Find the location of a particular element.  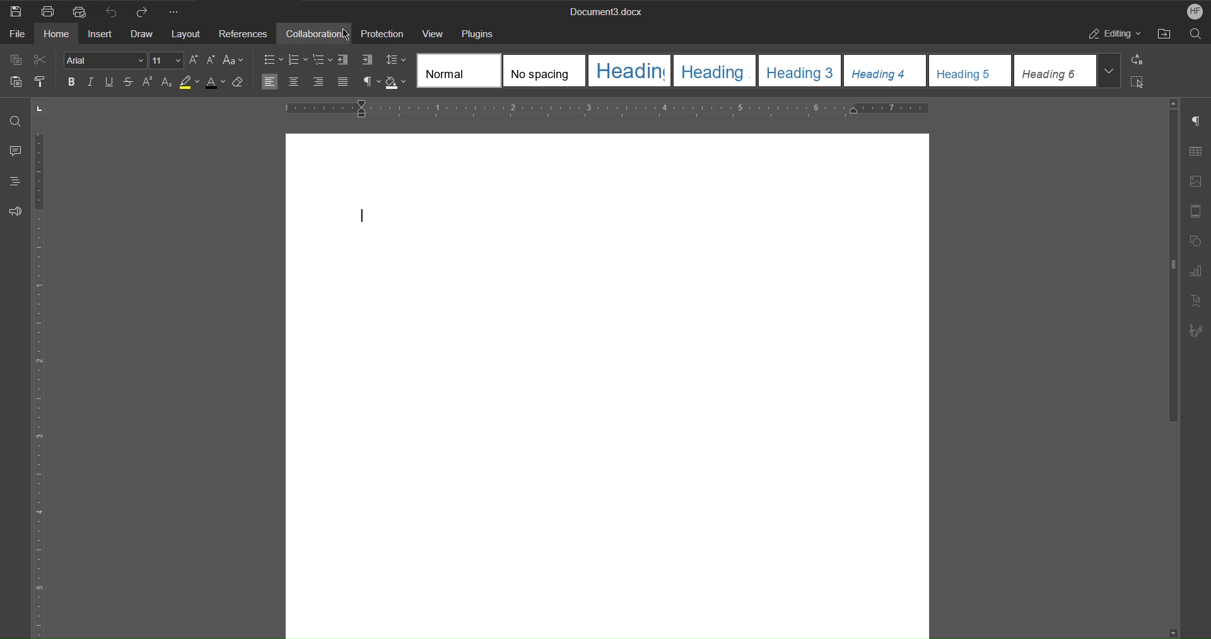

Font Size is located at coordinates (167, 60).